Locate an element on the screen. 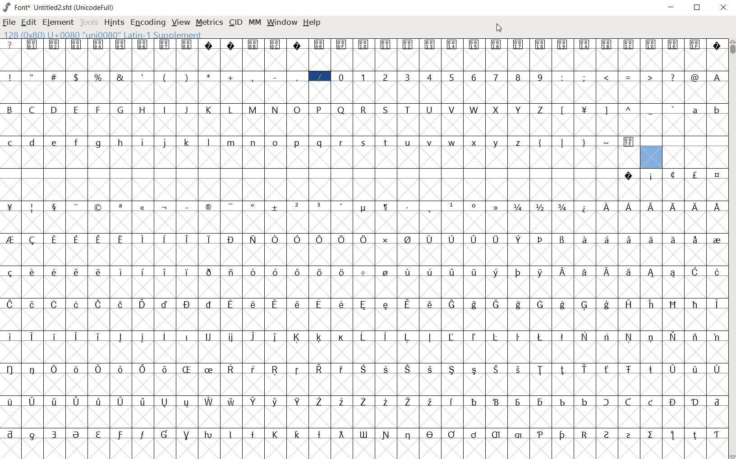 This screenshot has width=736, height=459. glyph is located at coordinates (585, 208).